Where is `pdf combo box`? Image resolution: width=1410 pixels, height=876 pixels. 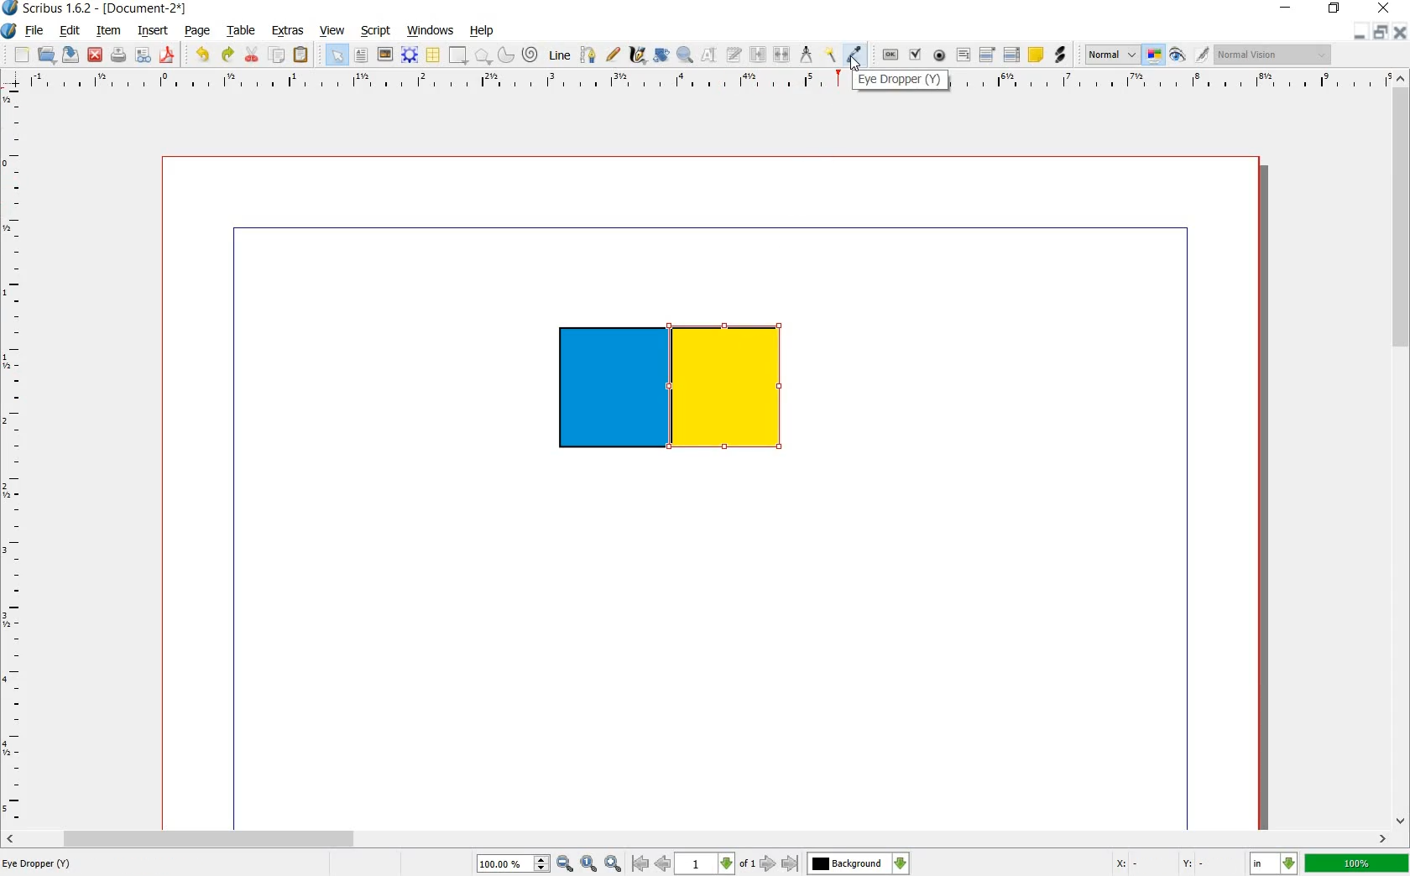
pdf combo box is located at coordinates (985, 55).